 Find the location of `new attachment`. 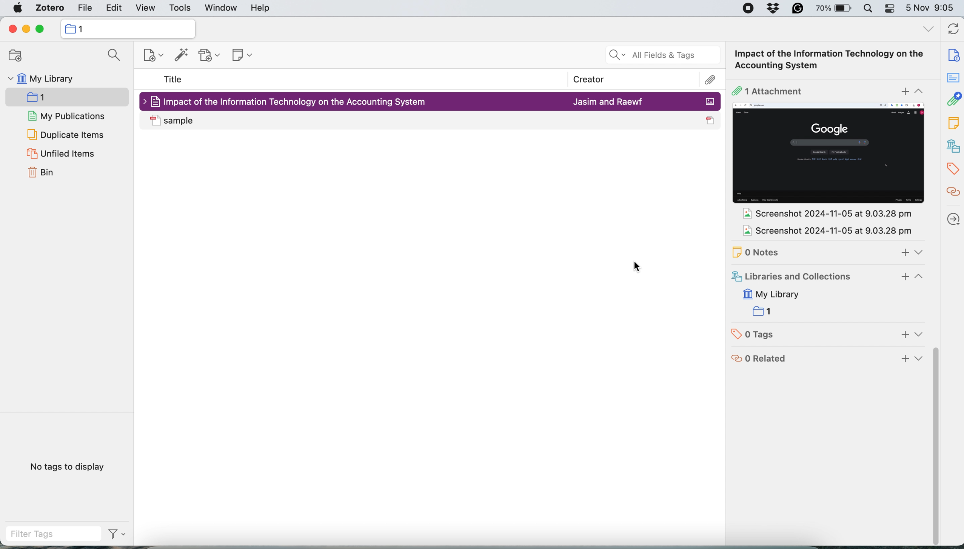

new attachment is located at coordinates (211, 55).